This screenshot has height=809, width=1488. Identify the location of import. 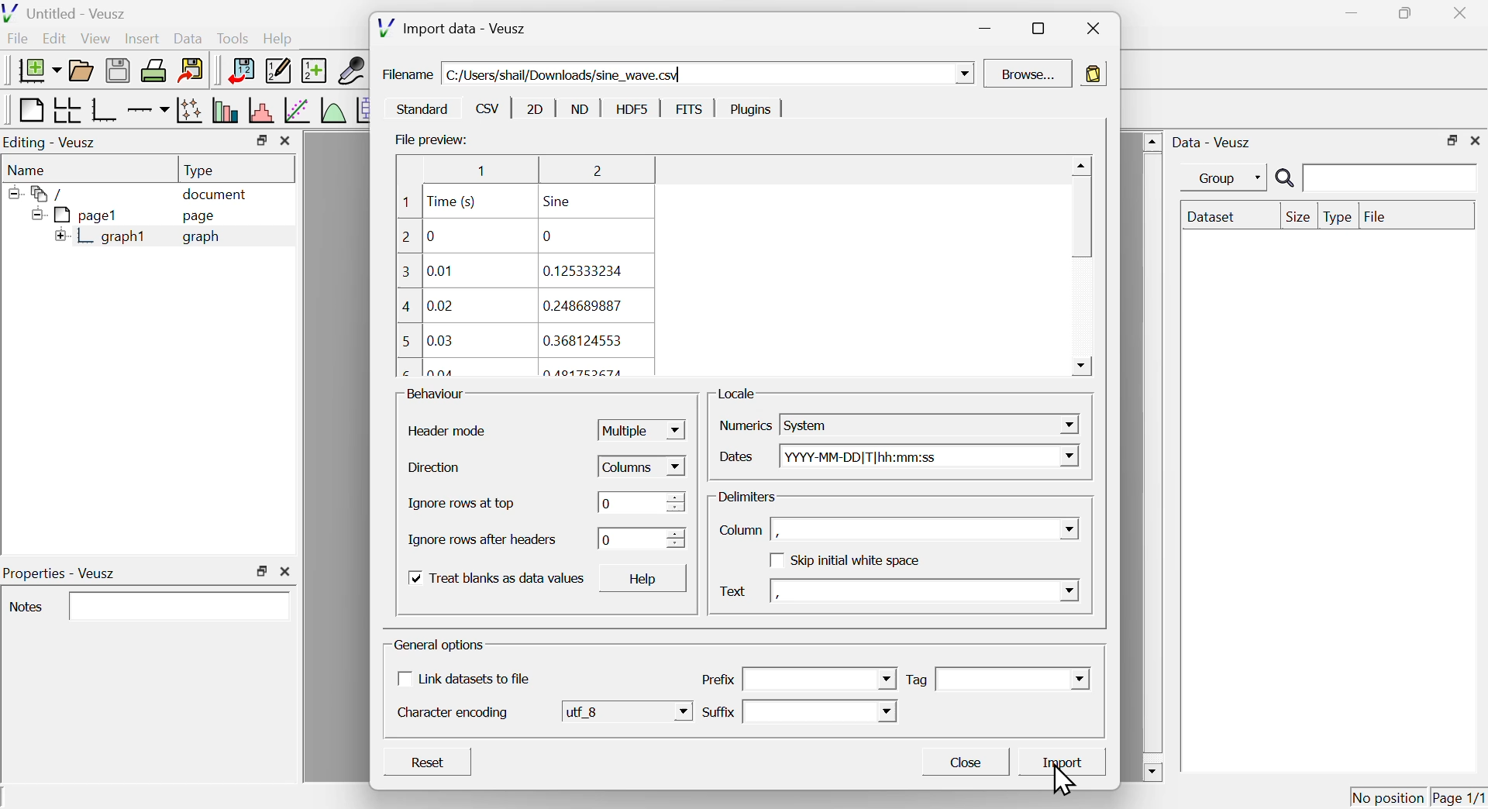
(1066, 761).